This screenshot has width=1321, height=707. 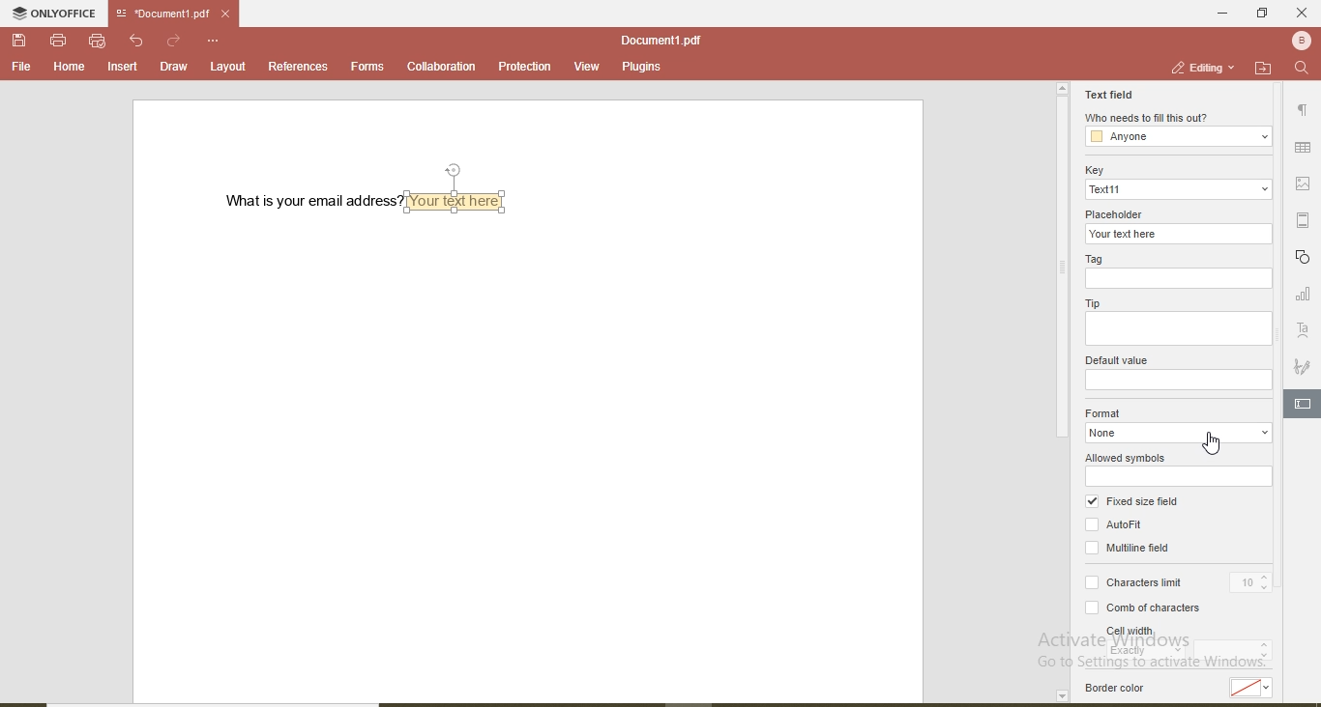 I want to click on vertical scroll bar, so click(x=1060, y=270).